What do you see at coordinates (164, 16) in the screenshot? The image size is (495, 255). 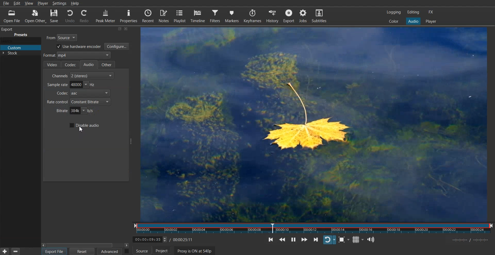 I see `Notes` at bounding box center [164, 16].